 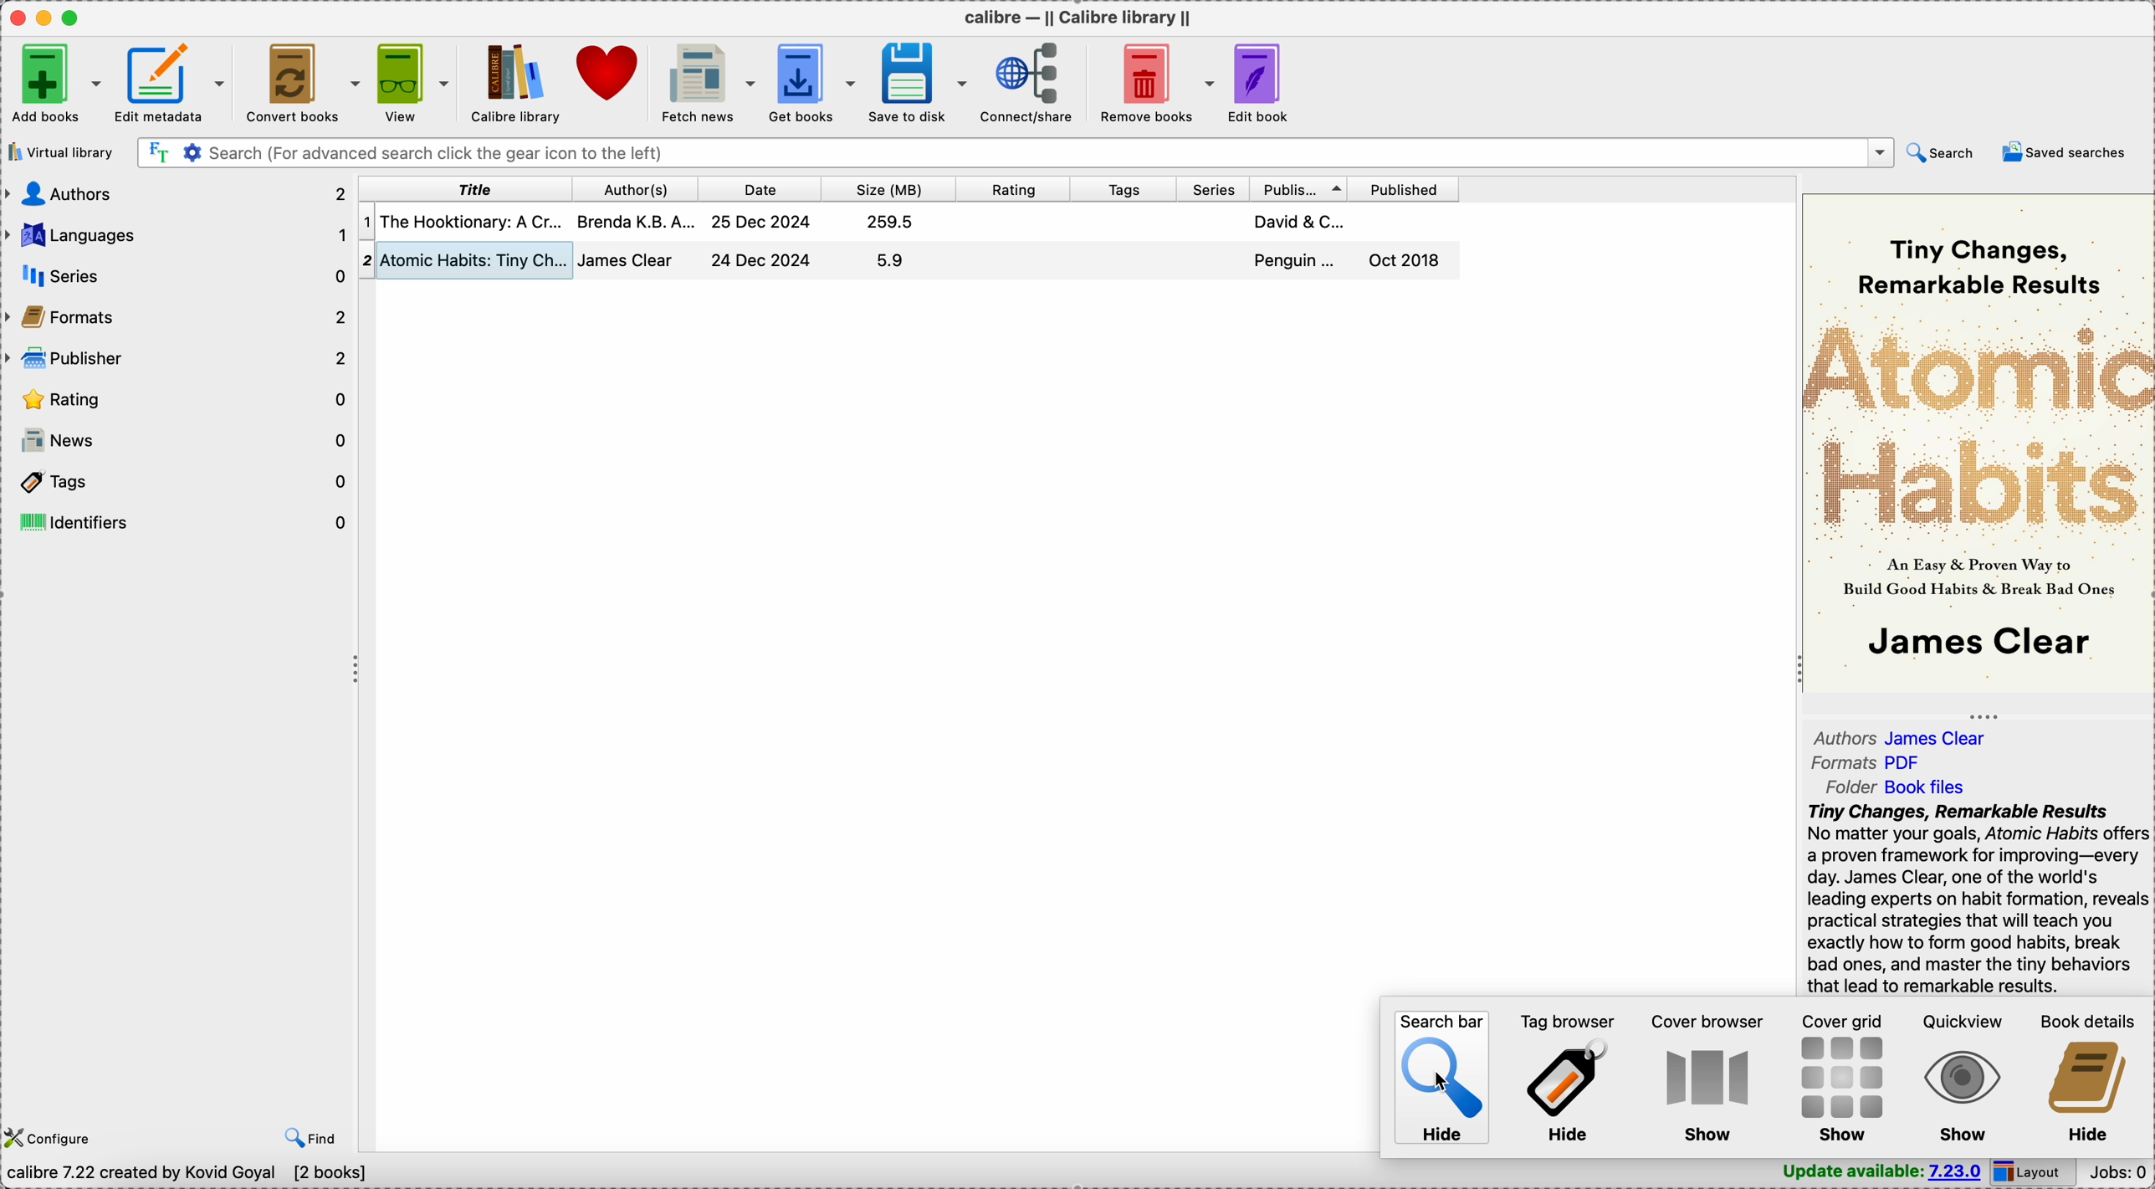 I want to click on virtual library, so click(x=58, y=156).